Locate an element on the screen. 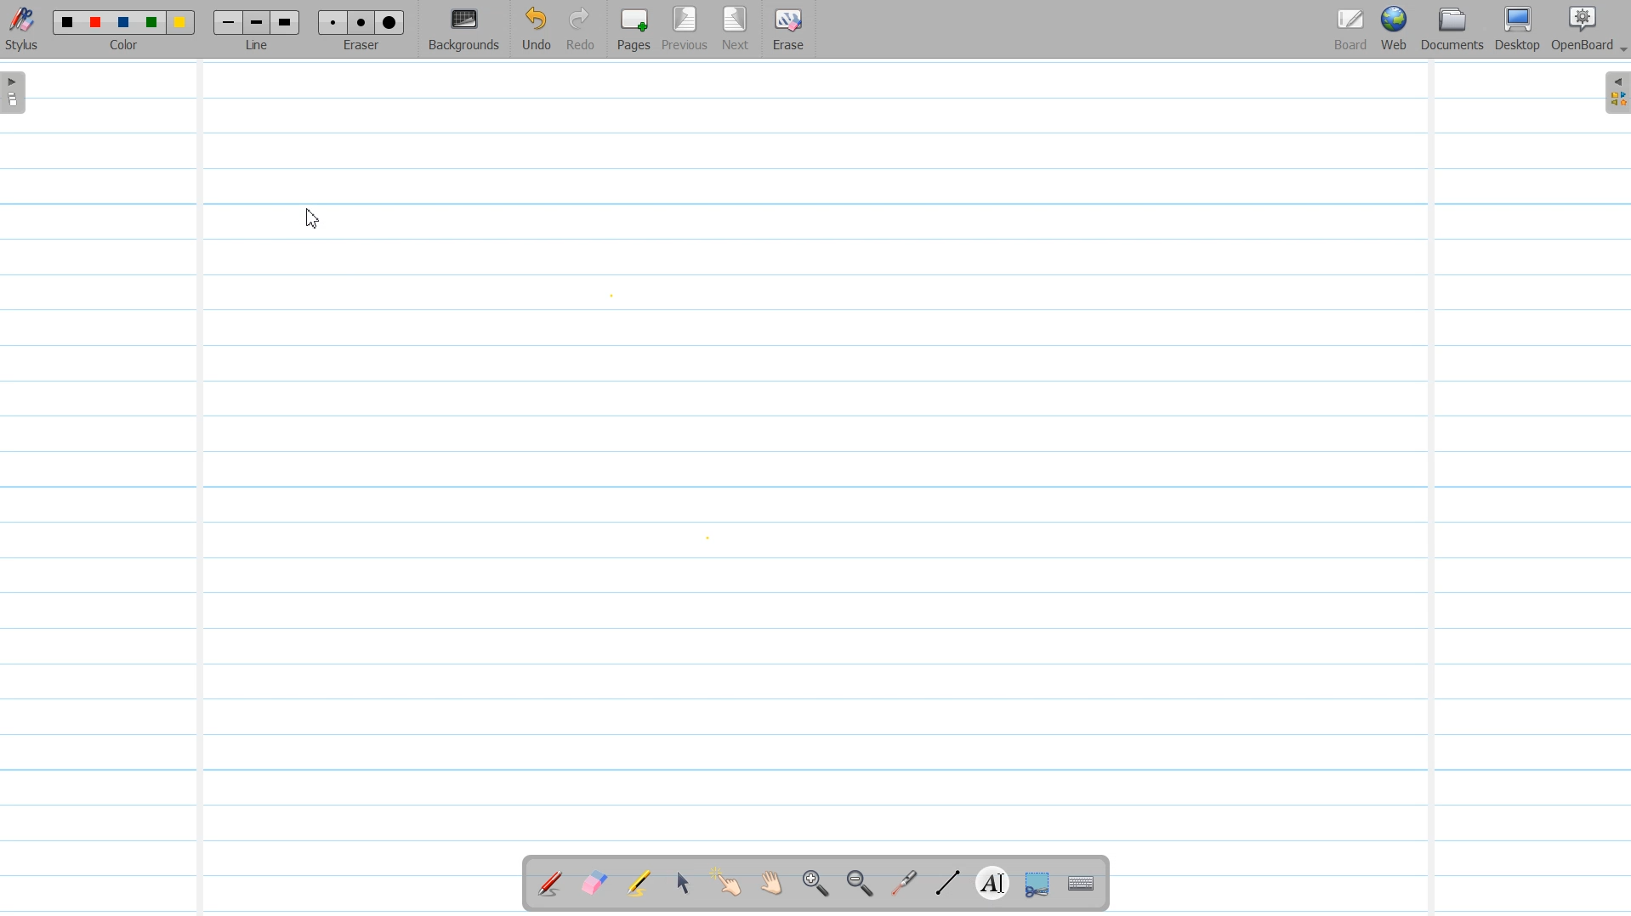 This screenshot has width=1631, height=916. Redo is located at coordinates (581, 30).